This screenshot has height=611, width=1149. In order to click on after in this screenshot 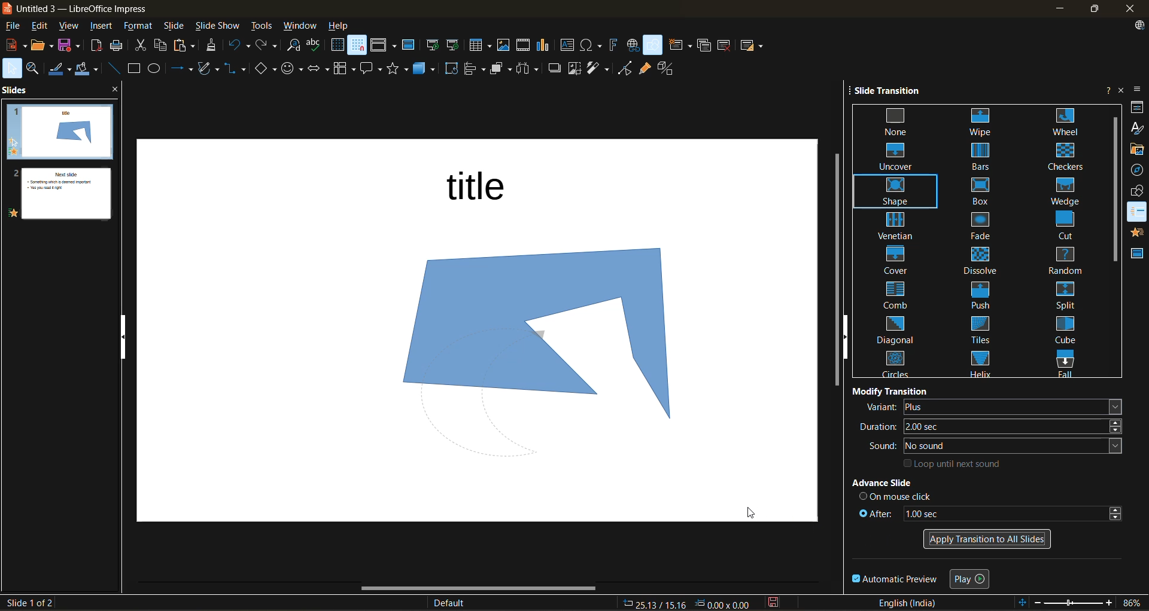, I will do `click(988, 512)`.